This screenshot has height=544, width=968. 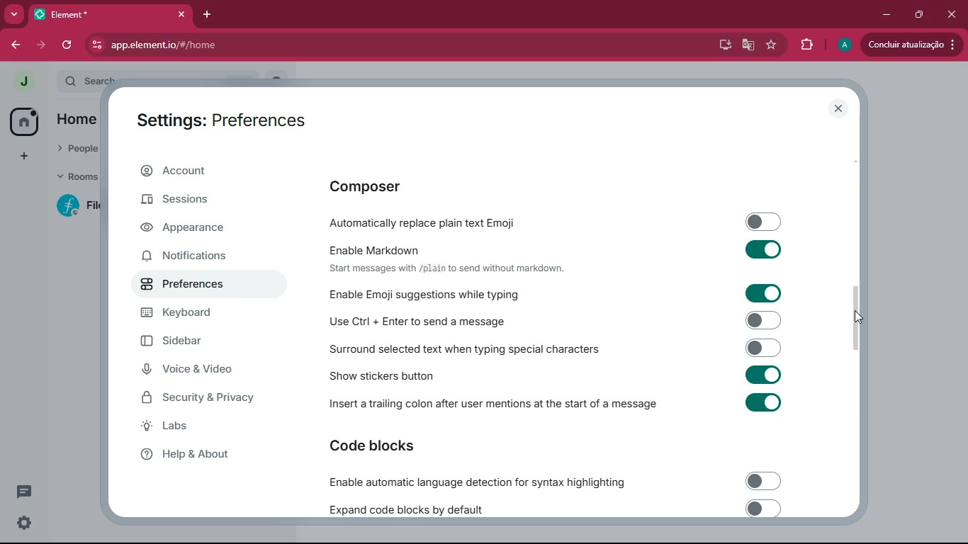 What do you see at coordinates (559, 373) in the screenshot?
I see `show stickers button` at bounding box center [559, 373].